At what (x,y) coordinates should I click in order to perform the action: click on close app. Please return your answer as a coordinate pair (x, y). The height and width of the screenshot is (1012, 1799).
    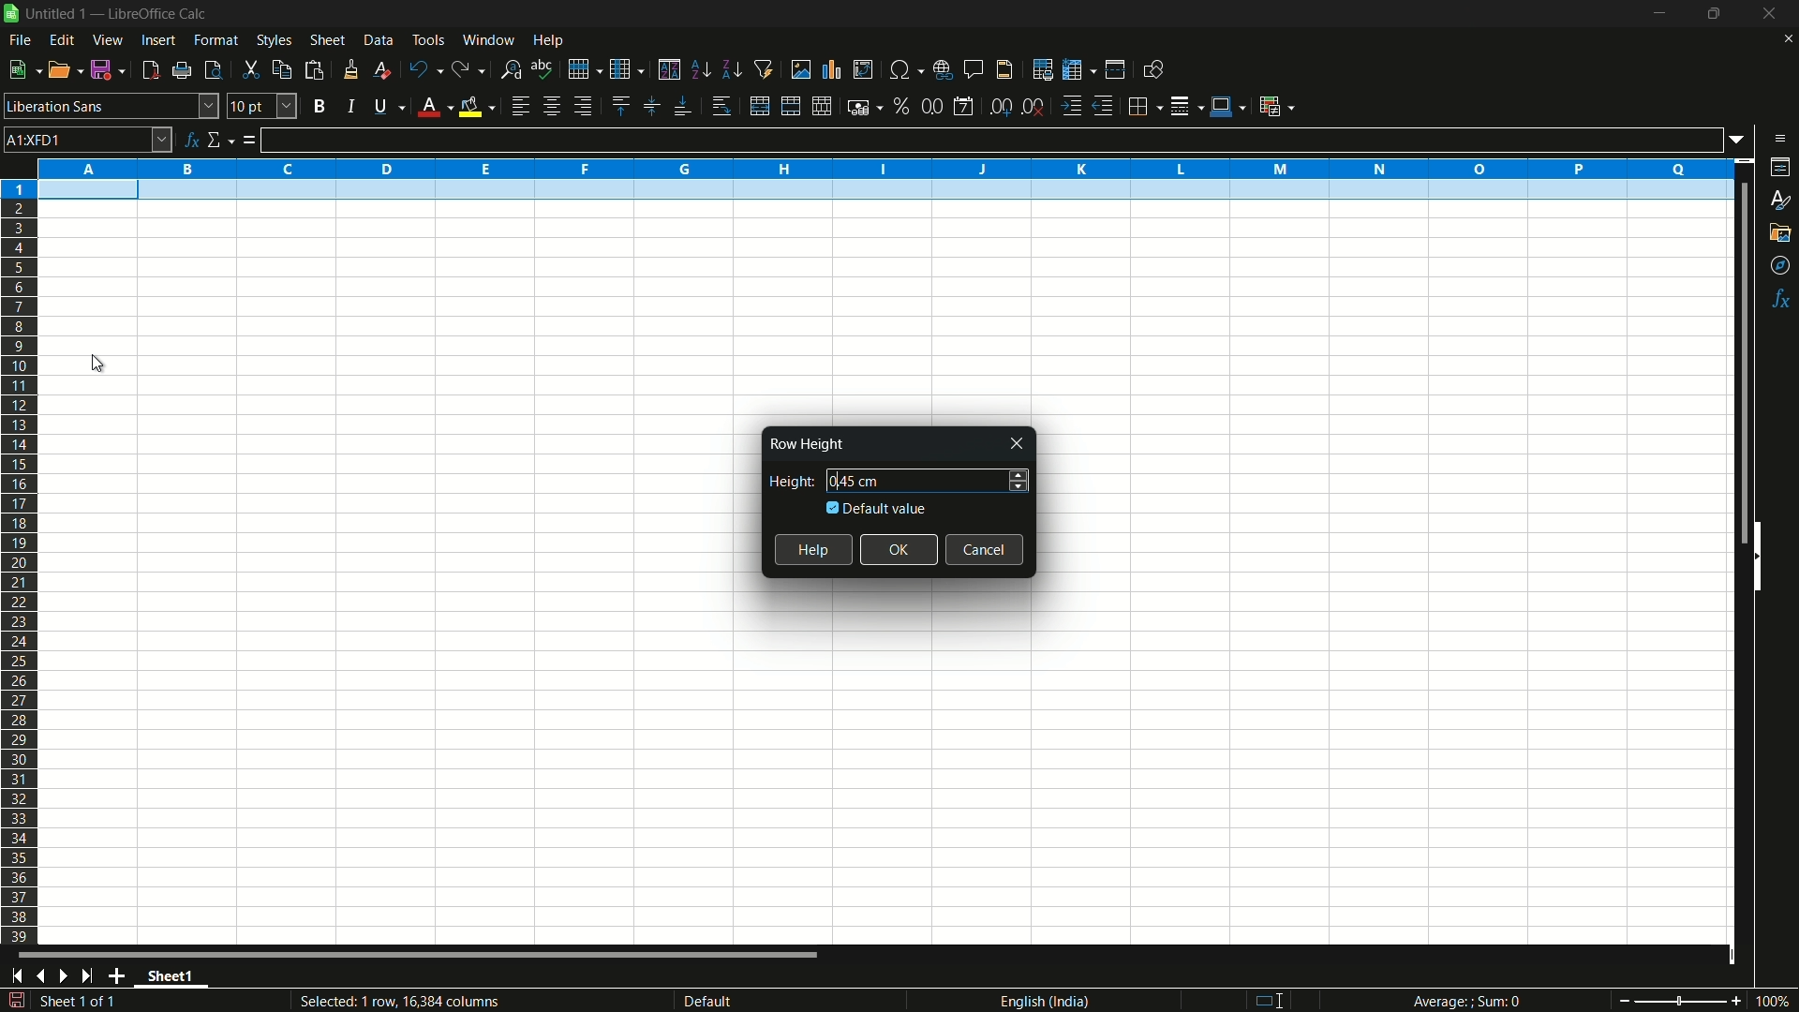
    Looking at the image, I should click on (1764, 14).